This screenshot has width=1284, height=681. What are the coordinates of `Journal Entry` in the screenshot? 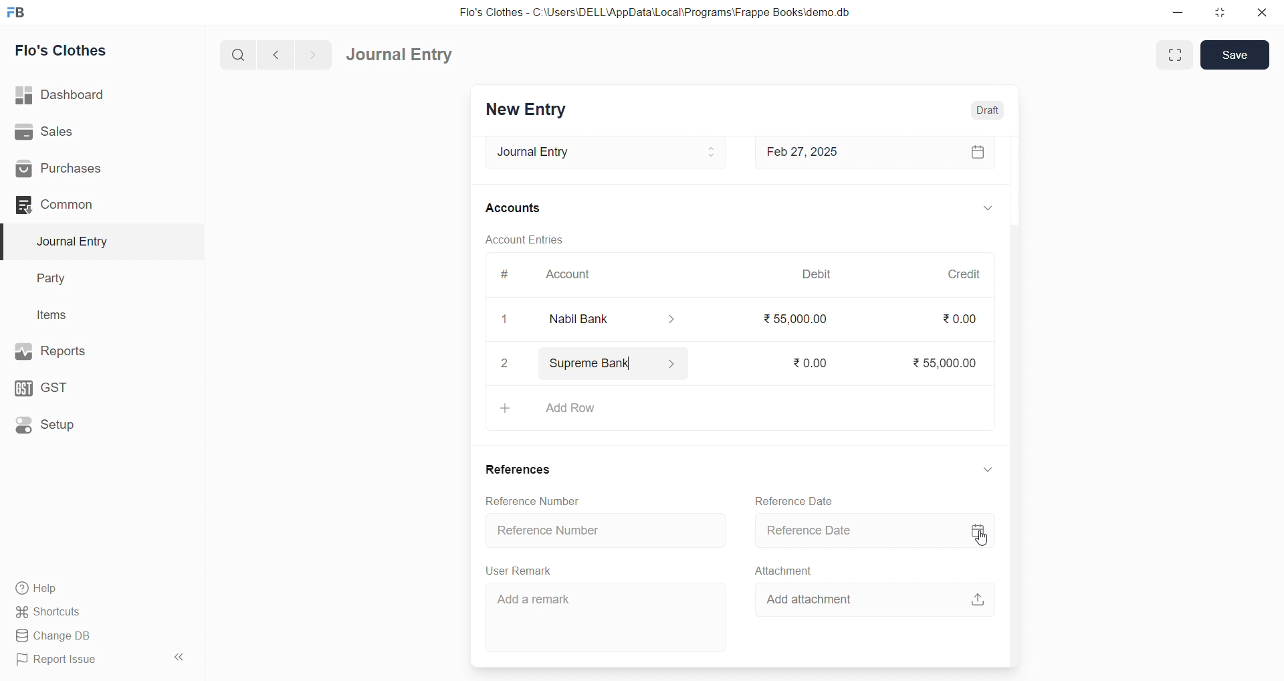 It's located at (76, 241).